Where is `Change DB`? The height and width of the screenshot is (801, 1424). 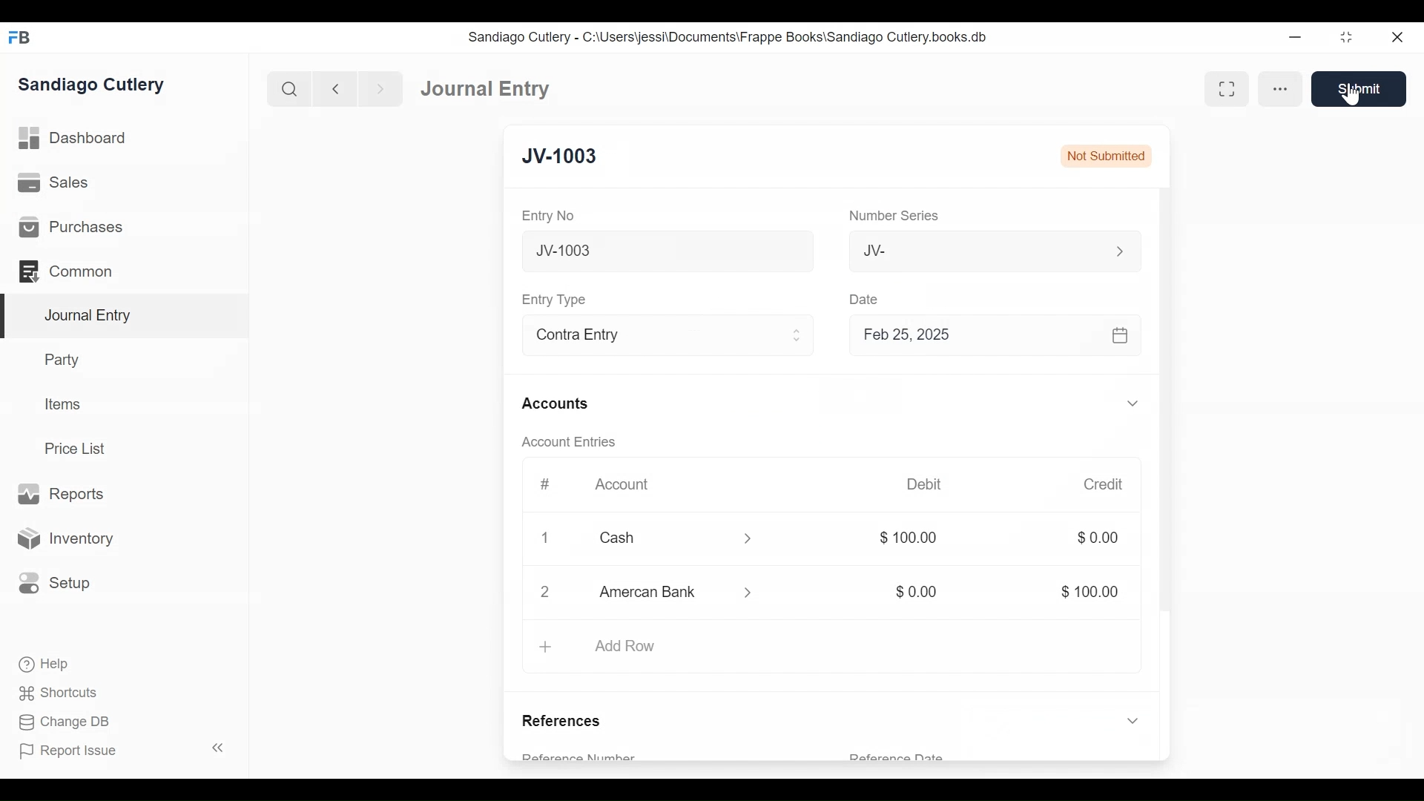 Change DB is located at coordinates (59, 722).